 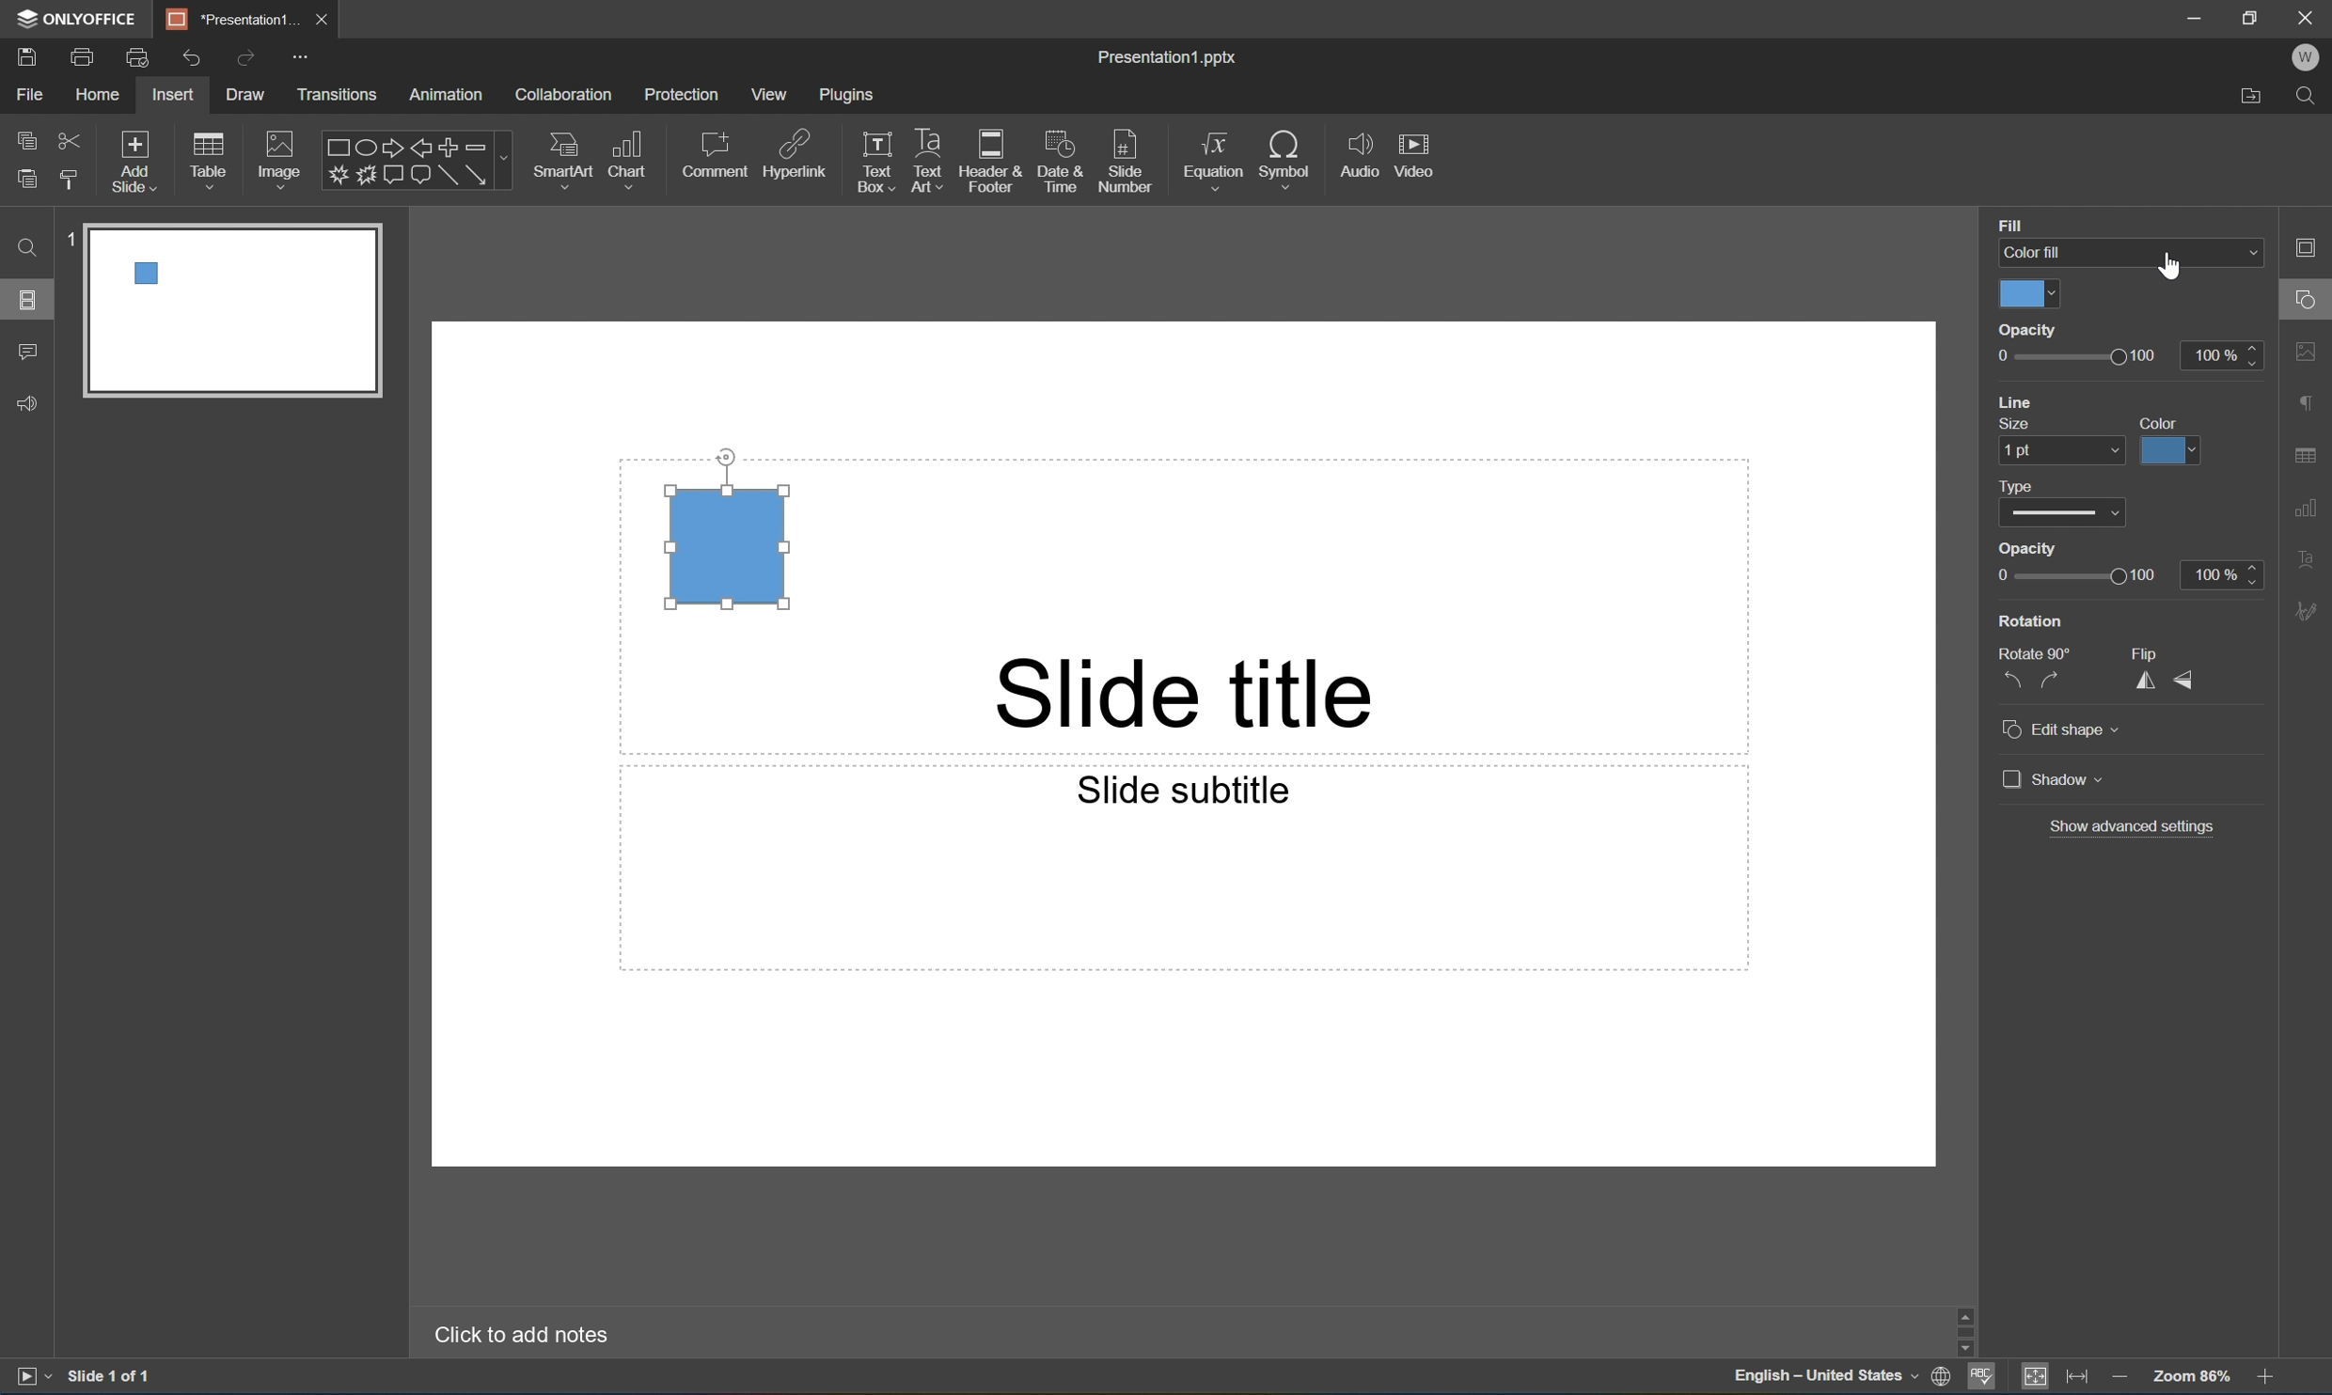 I want to click on 1 pt, so click(x=2019, y=452).